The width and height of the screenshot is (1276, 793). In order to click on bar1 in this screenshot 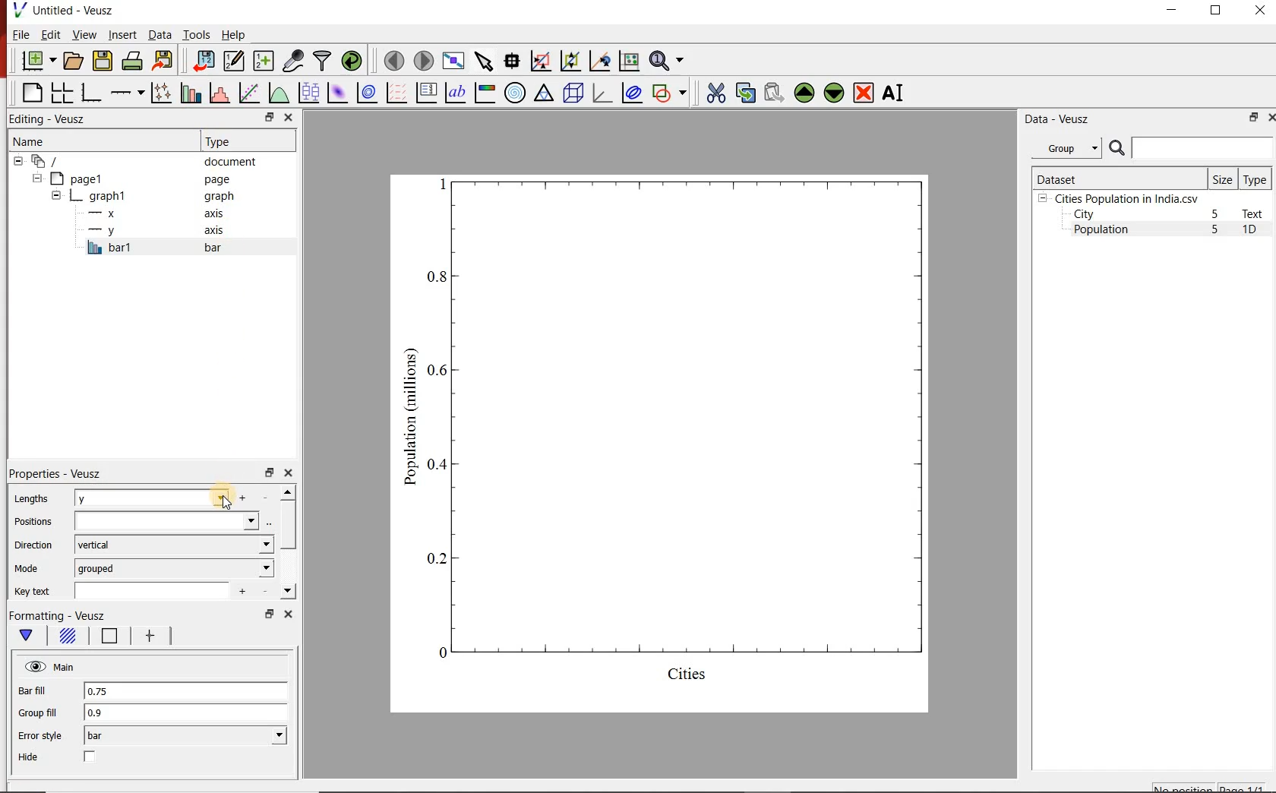, I will do `click(170, 248)`.